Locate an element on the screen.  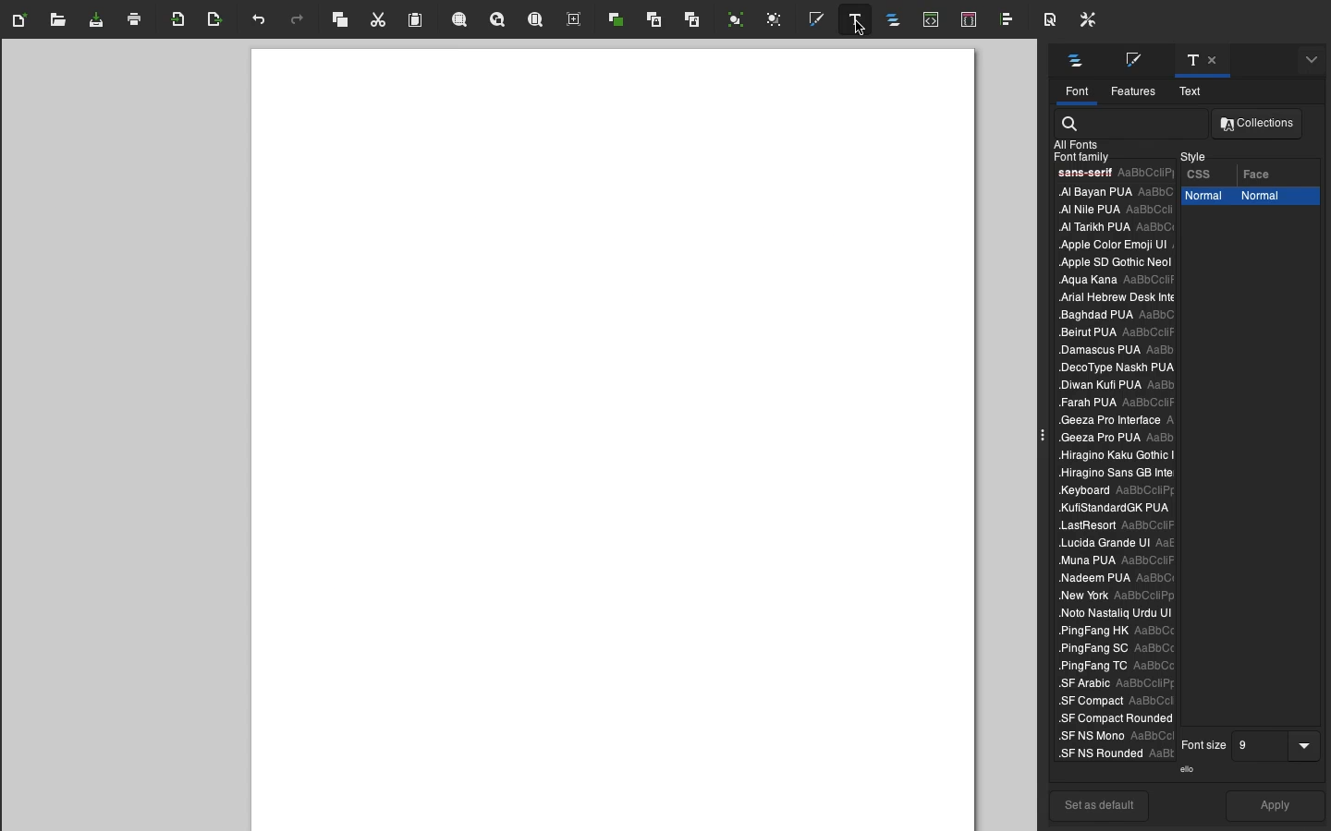
.Noso Nastaliq Urdu Ui is located at coordinates (1112, 612).